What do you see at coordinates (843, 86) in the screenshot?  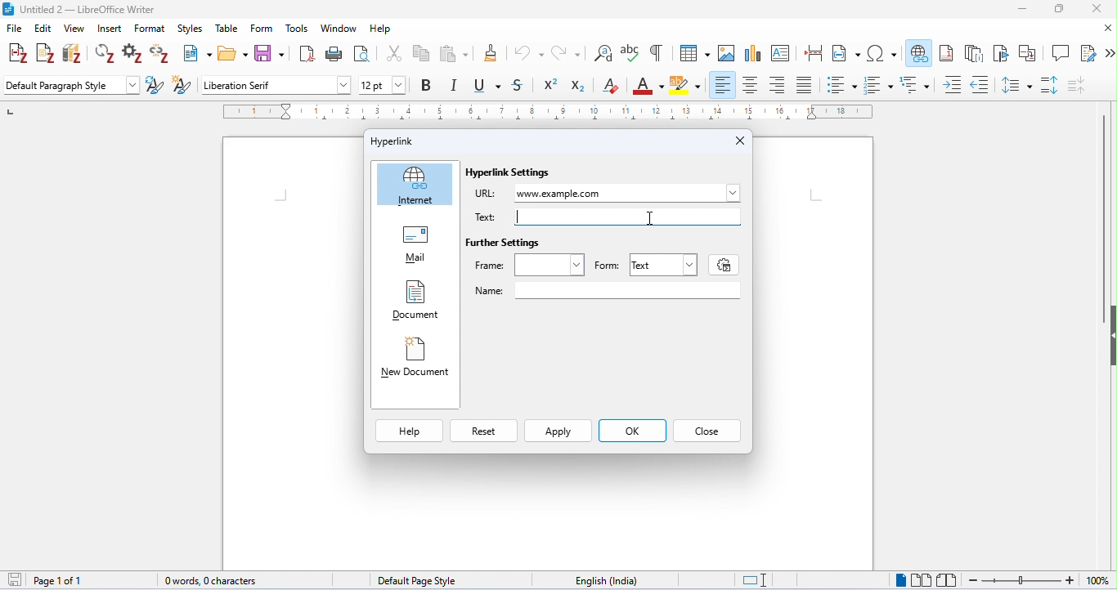 I see `bulleted style` at bounding box center [843, 86].